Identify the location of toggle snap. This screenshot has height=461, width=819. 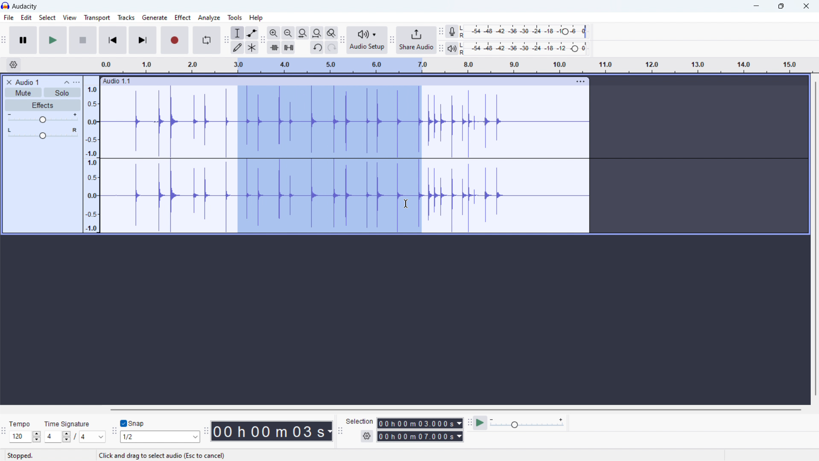
(132, 423).